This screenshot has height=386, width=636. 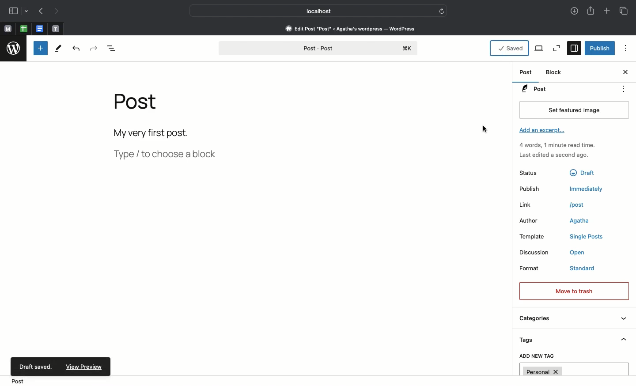 I want to click on Undo, so click(x=78, y=49).